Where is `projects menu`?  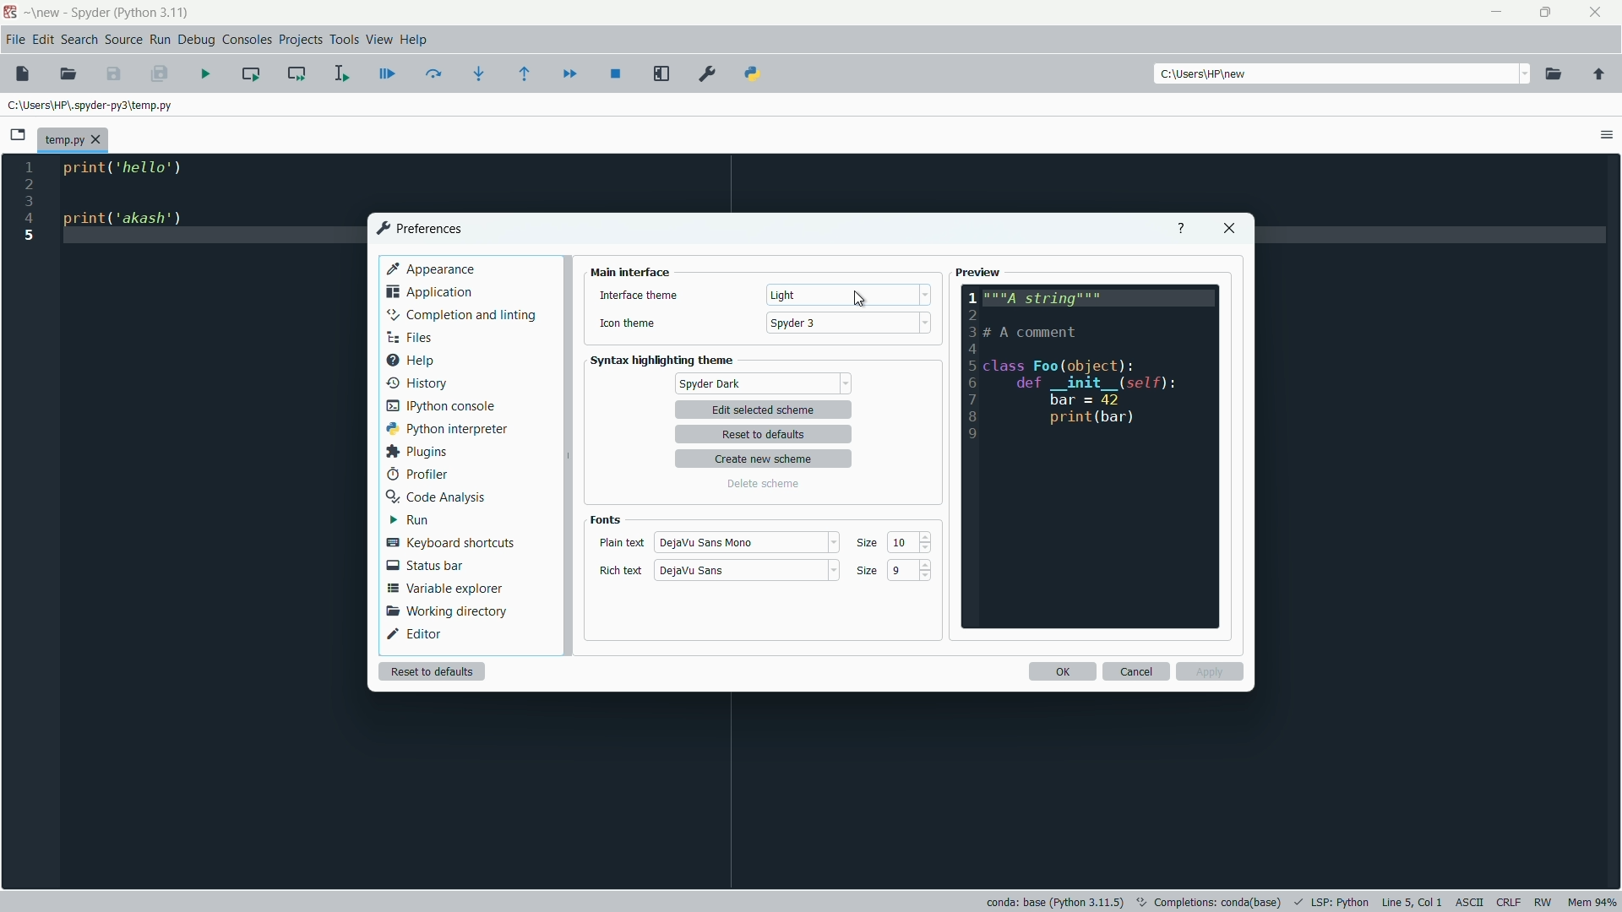
projects menu is located at coordinates (300, 41).